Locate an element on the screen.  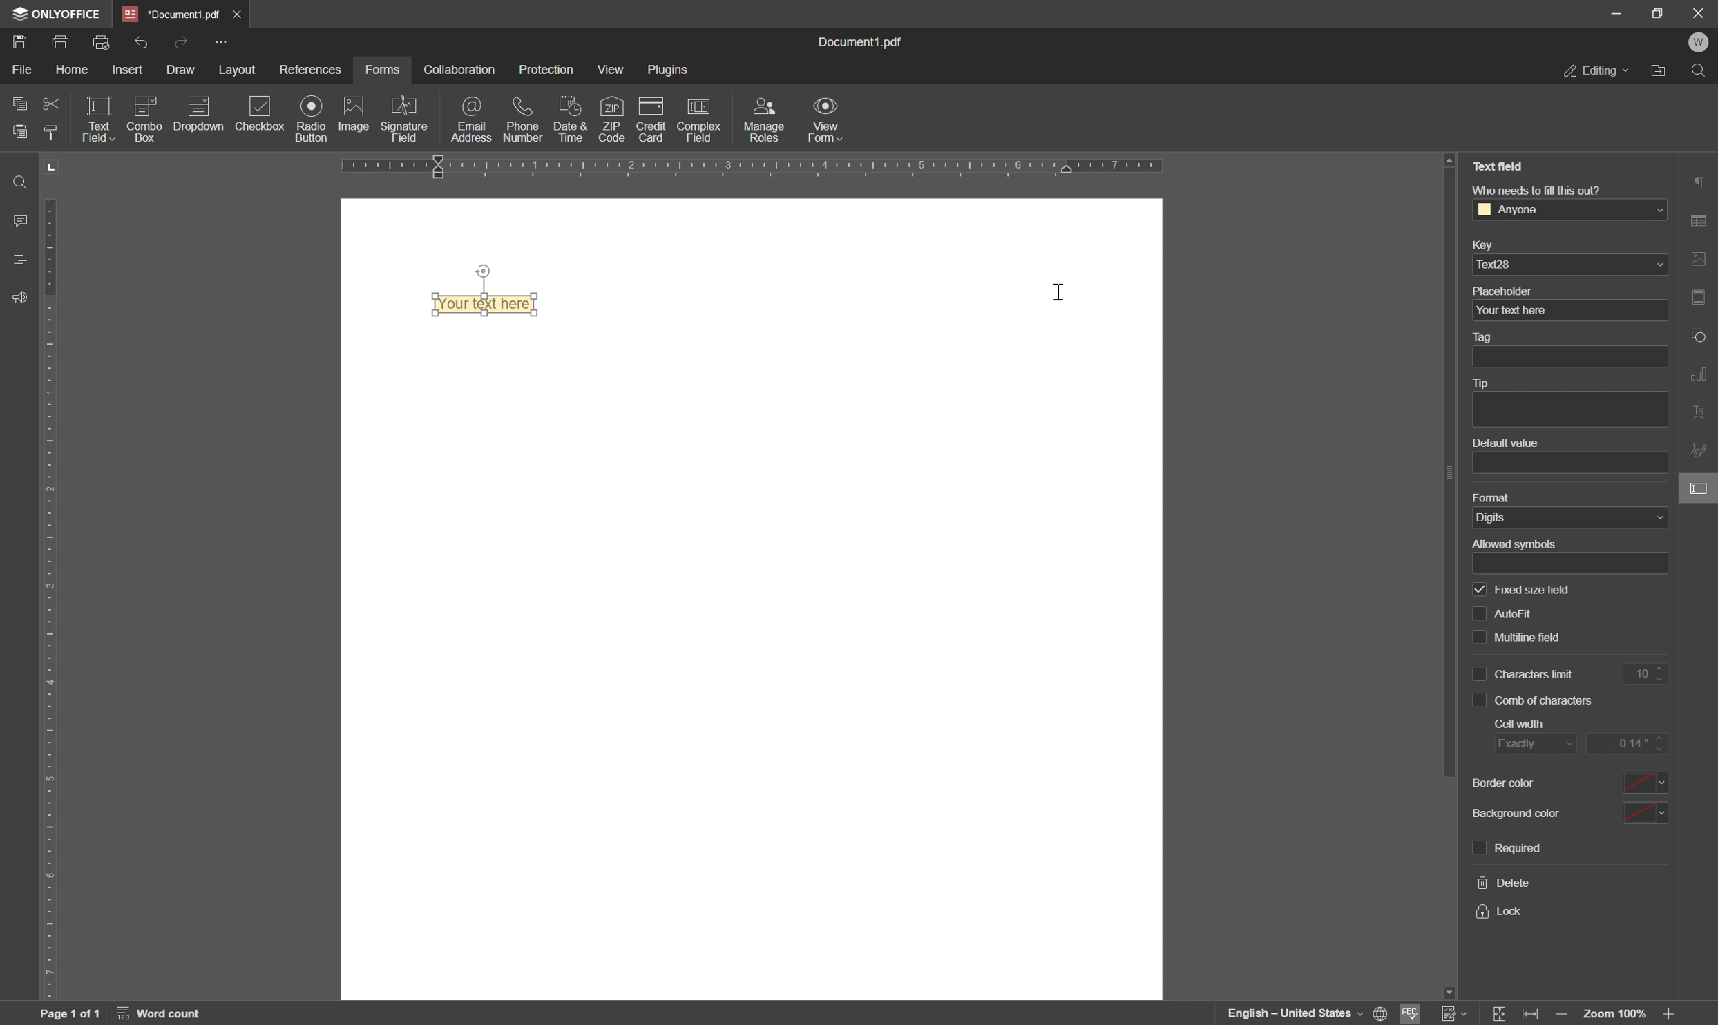
date and time is located at coordinates (574, 121).